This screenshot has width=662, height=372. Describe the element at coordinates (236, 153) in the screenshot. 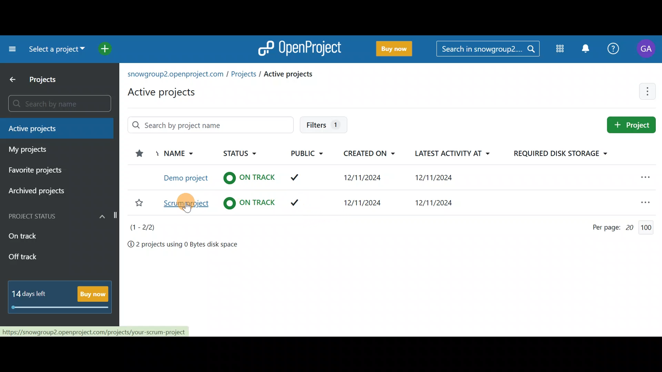

I see `Sort by status` at that location.